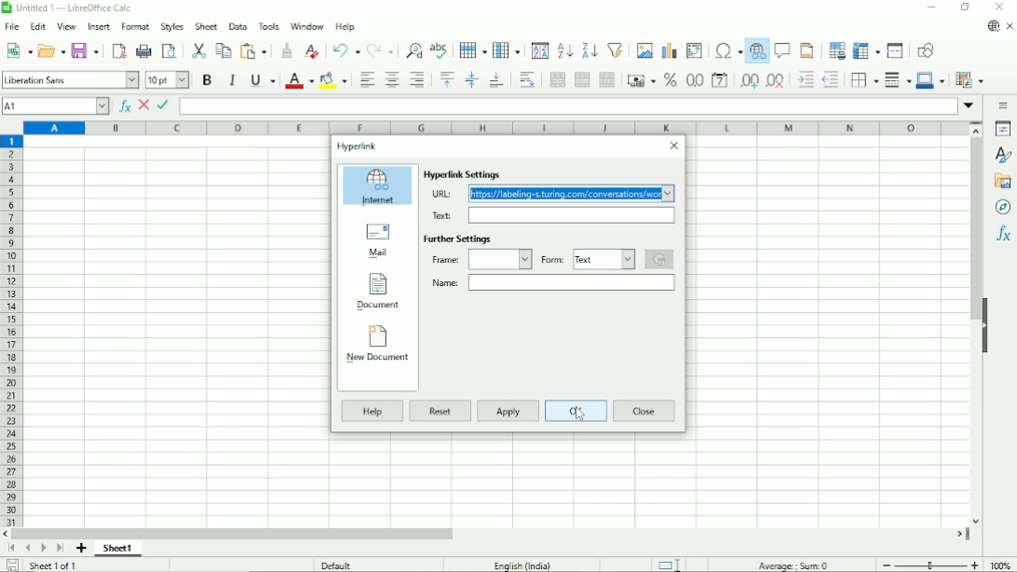  Describe the element at coordinates (807, 50) in the screenshot. I see `Headers and footers` at that location.